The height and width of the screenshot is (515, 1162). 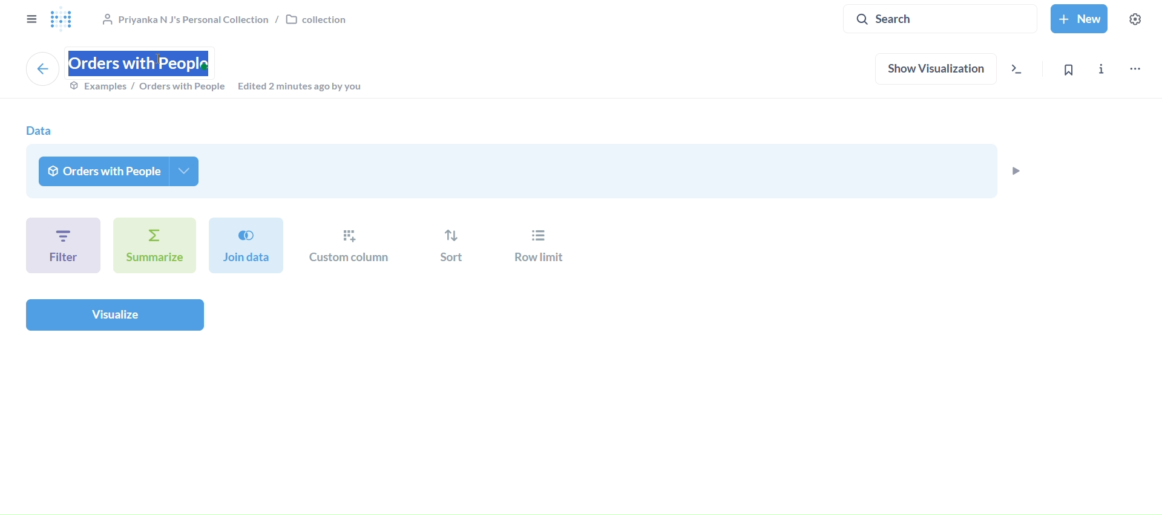 What do you see at coordinates (39, 131) in the screenshot?
I see `data` at bounding box center [39, 131].